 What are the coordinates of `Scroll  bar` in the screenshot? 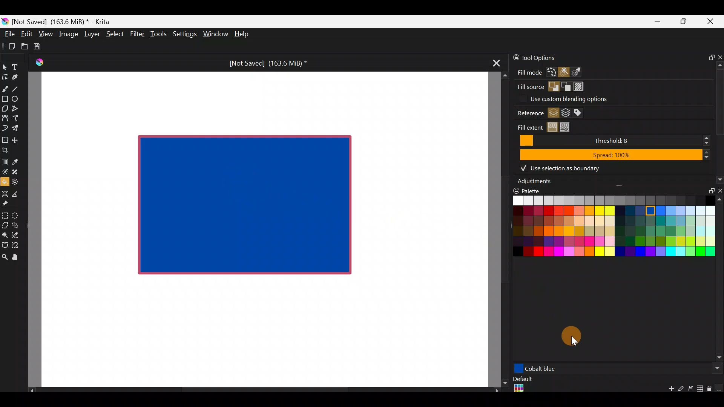 It's located at (719, 123).